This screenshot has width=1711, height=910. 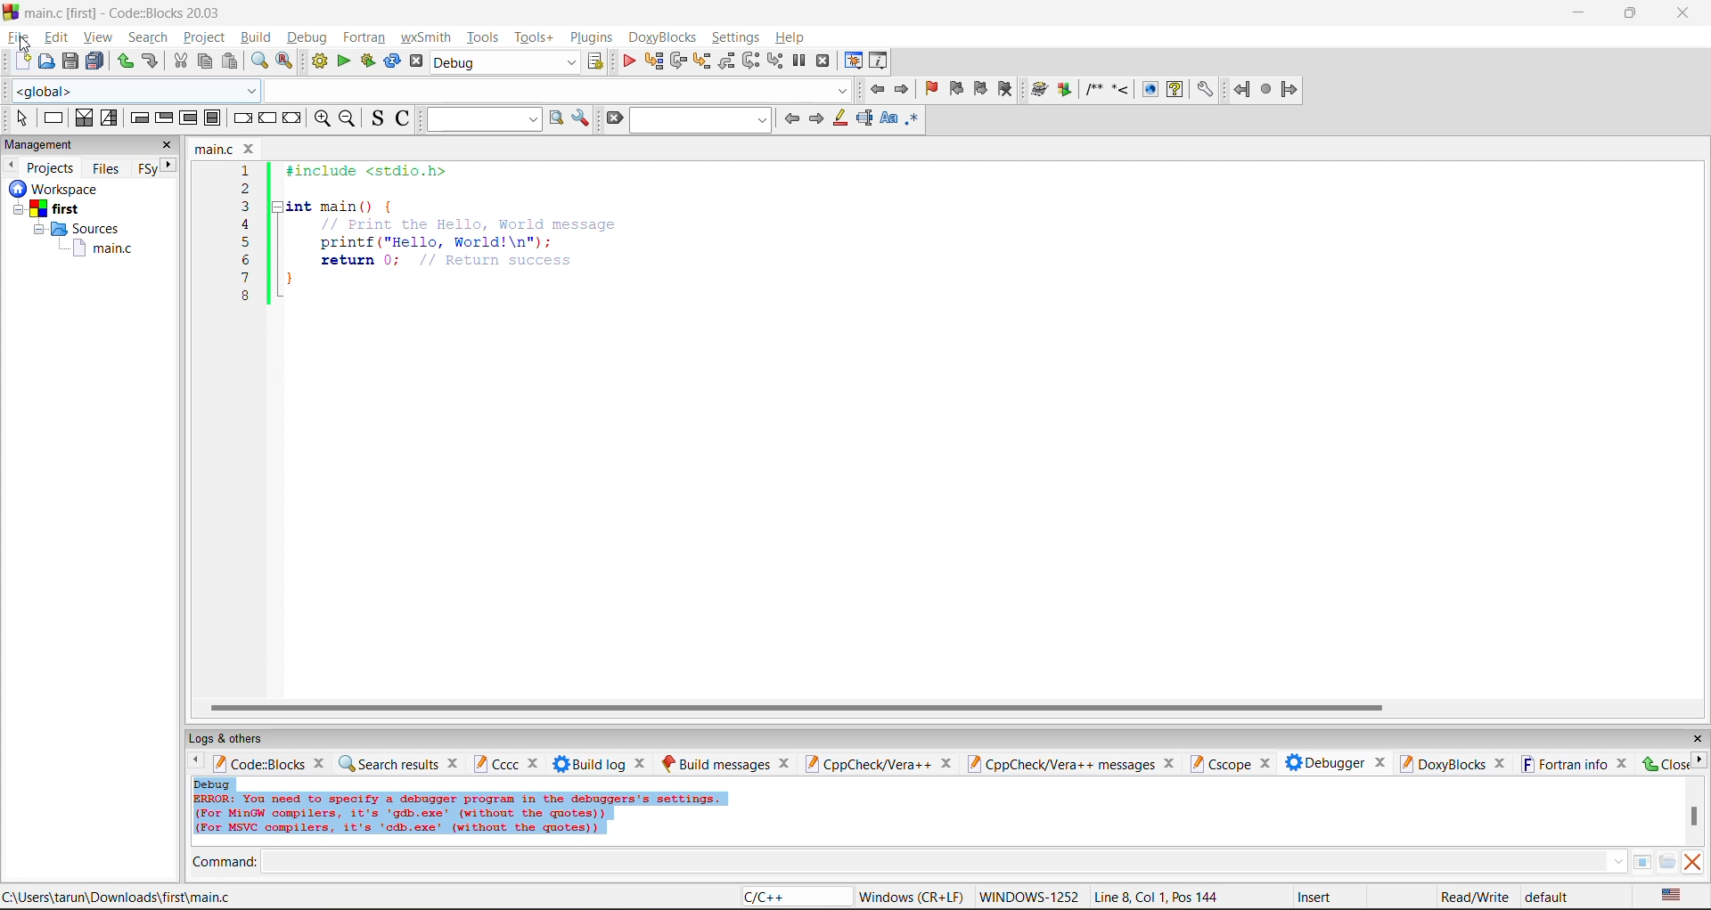 I want to click on horizontal scroll bar, so click(x=796, y=708).